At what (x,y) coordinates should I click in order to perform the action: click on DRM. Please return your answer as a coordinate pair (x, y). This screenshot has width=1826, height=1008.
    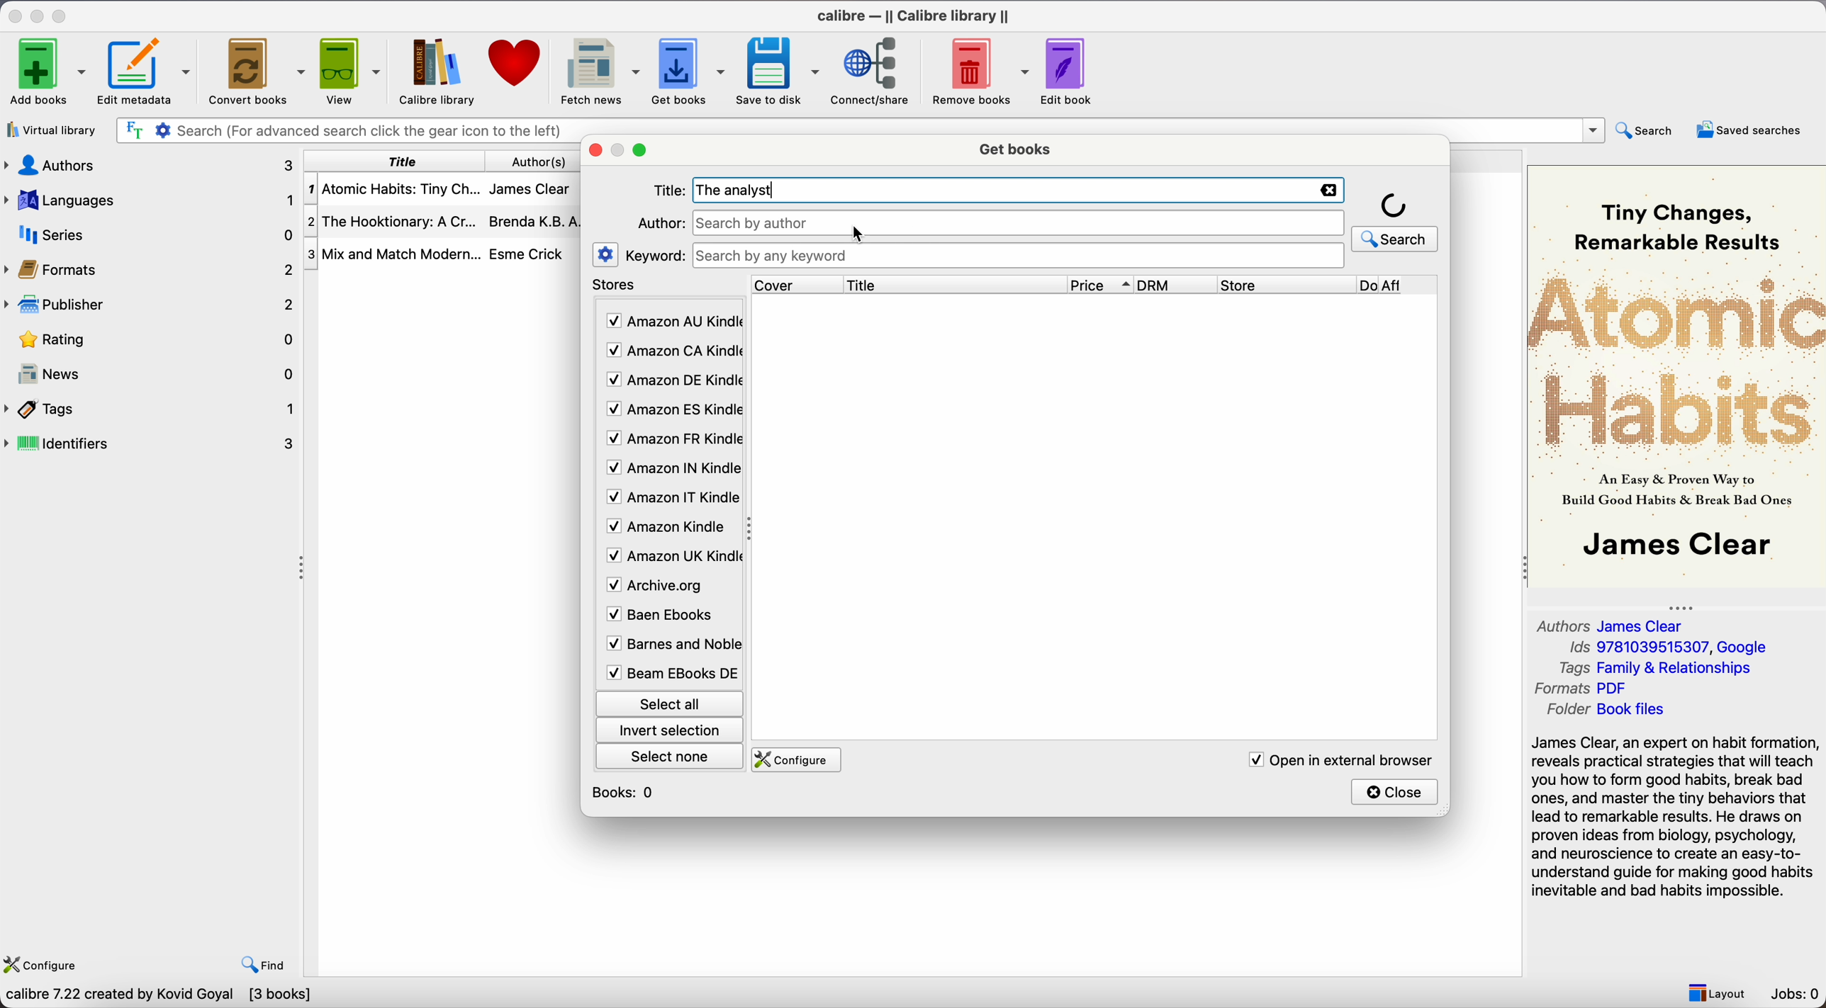
    Looking at the image, I should click on (1177, 285).